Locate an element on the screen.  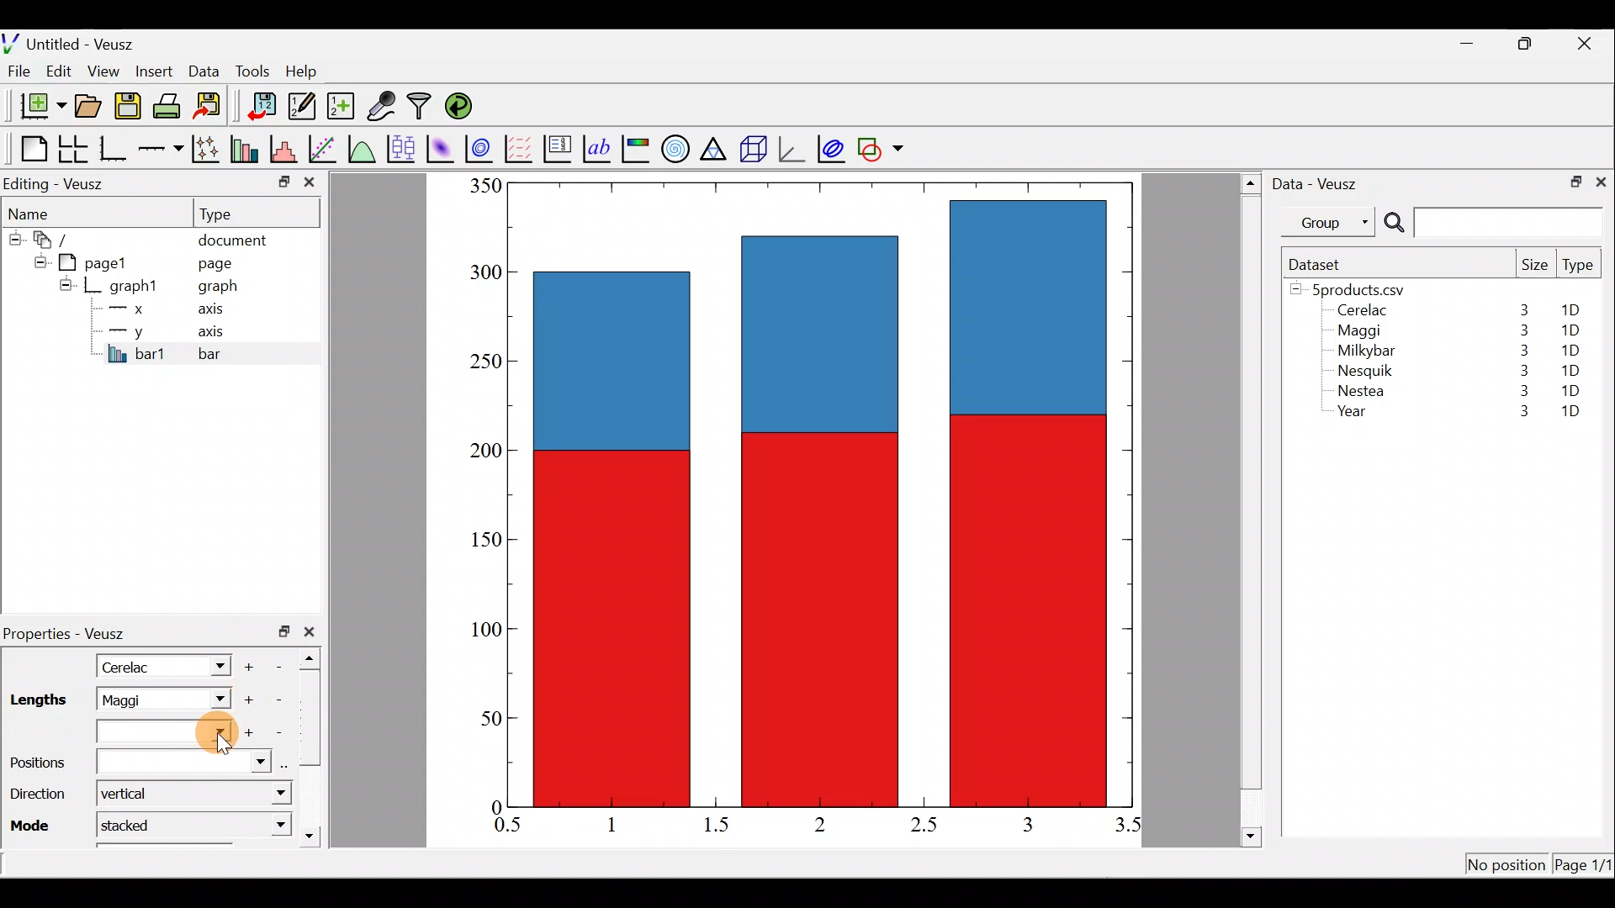
document widget is located at coordinates (60, 237).